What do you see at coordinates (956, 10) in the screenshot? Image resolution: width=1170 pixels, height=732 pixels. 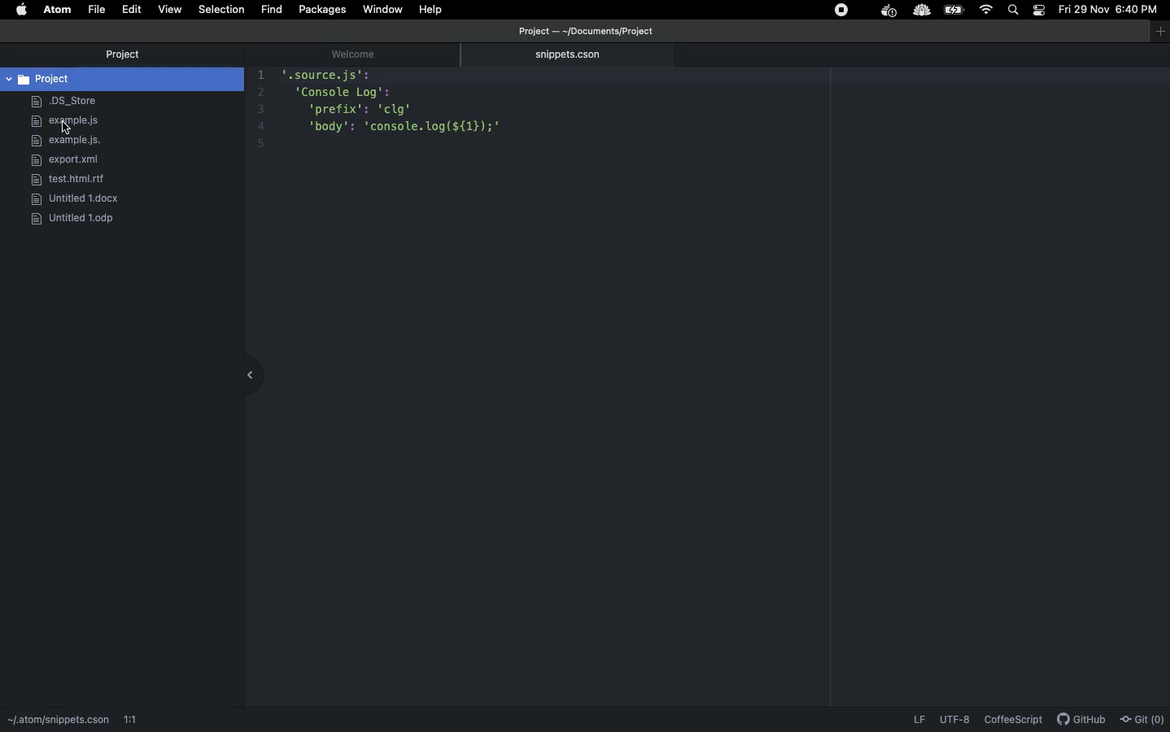 I see `Charge` at bounding box center [956, 10].